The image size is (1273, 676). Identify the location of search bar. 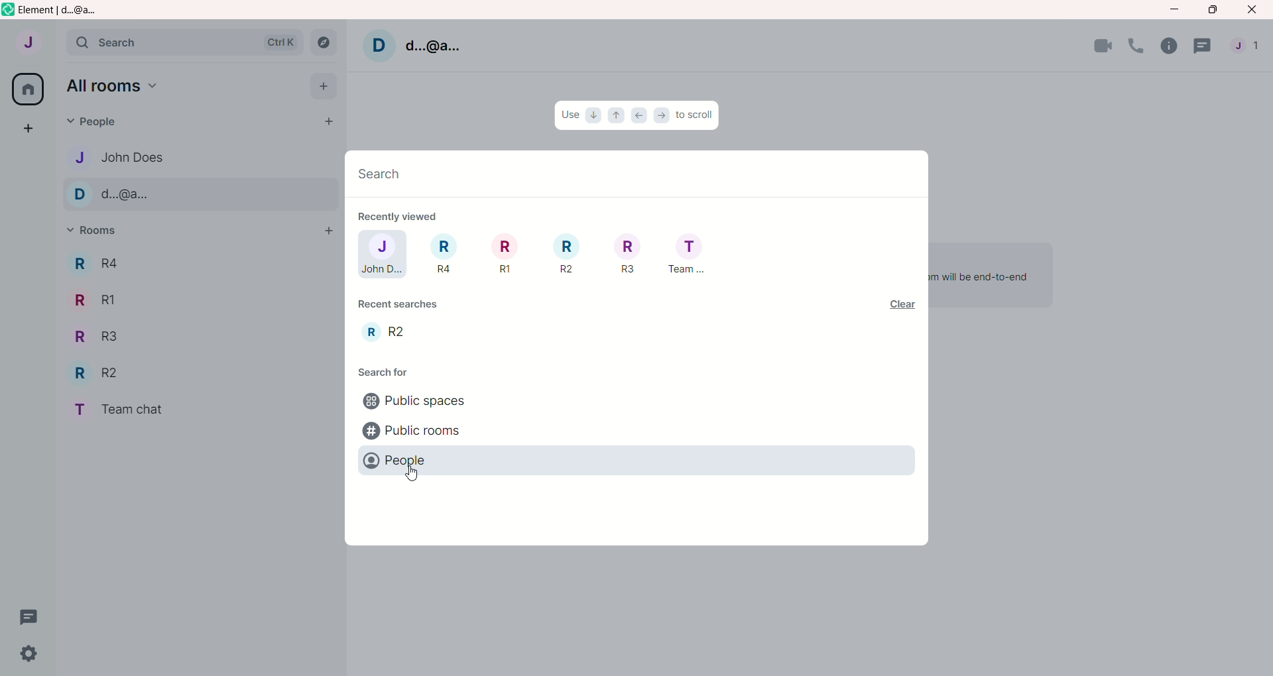
(631, 175).